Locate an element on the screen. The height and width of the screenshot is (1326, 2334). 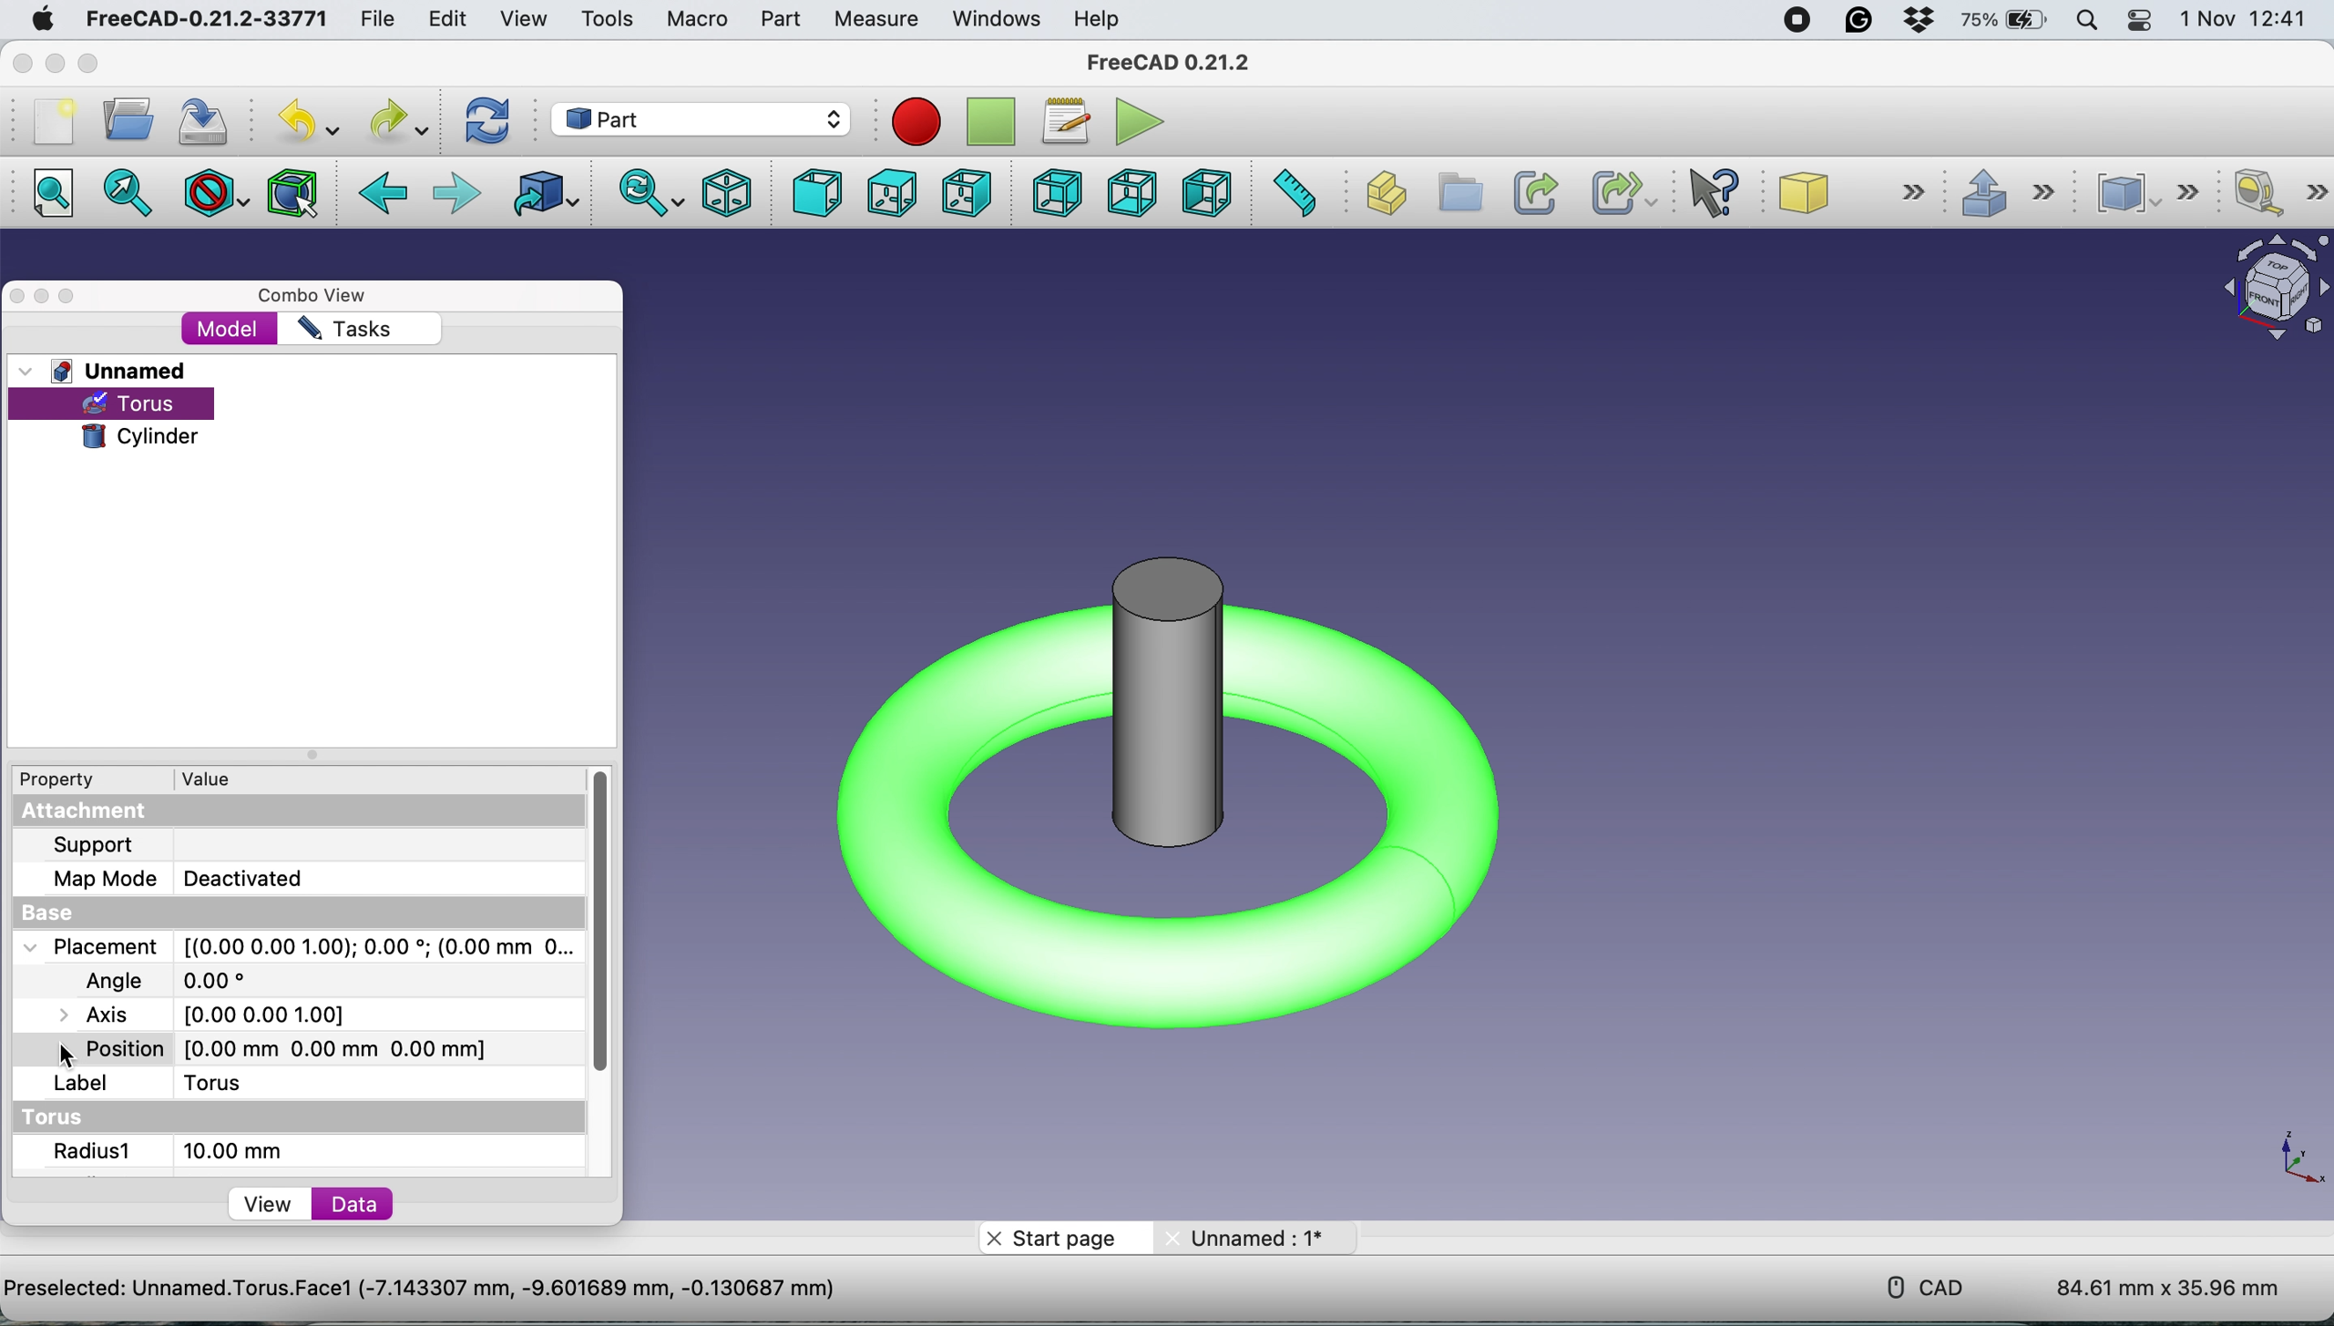
execute macros is located at coordinates (1144, 124).